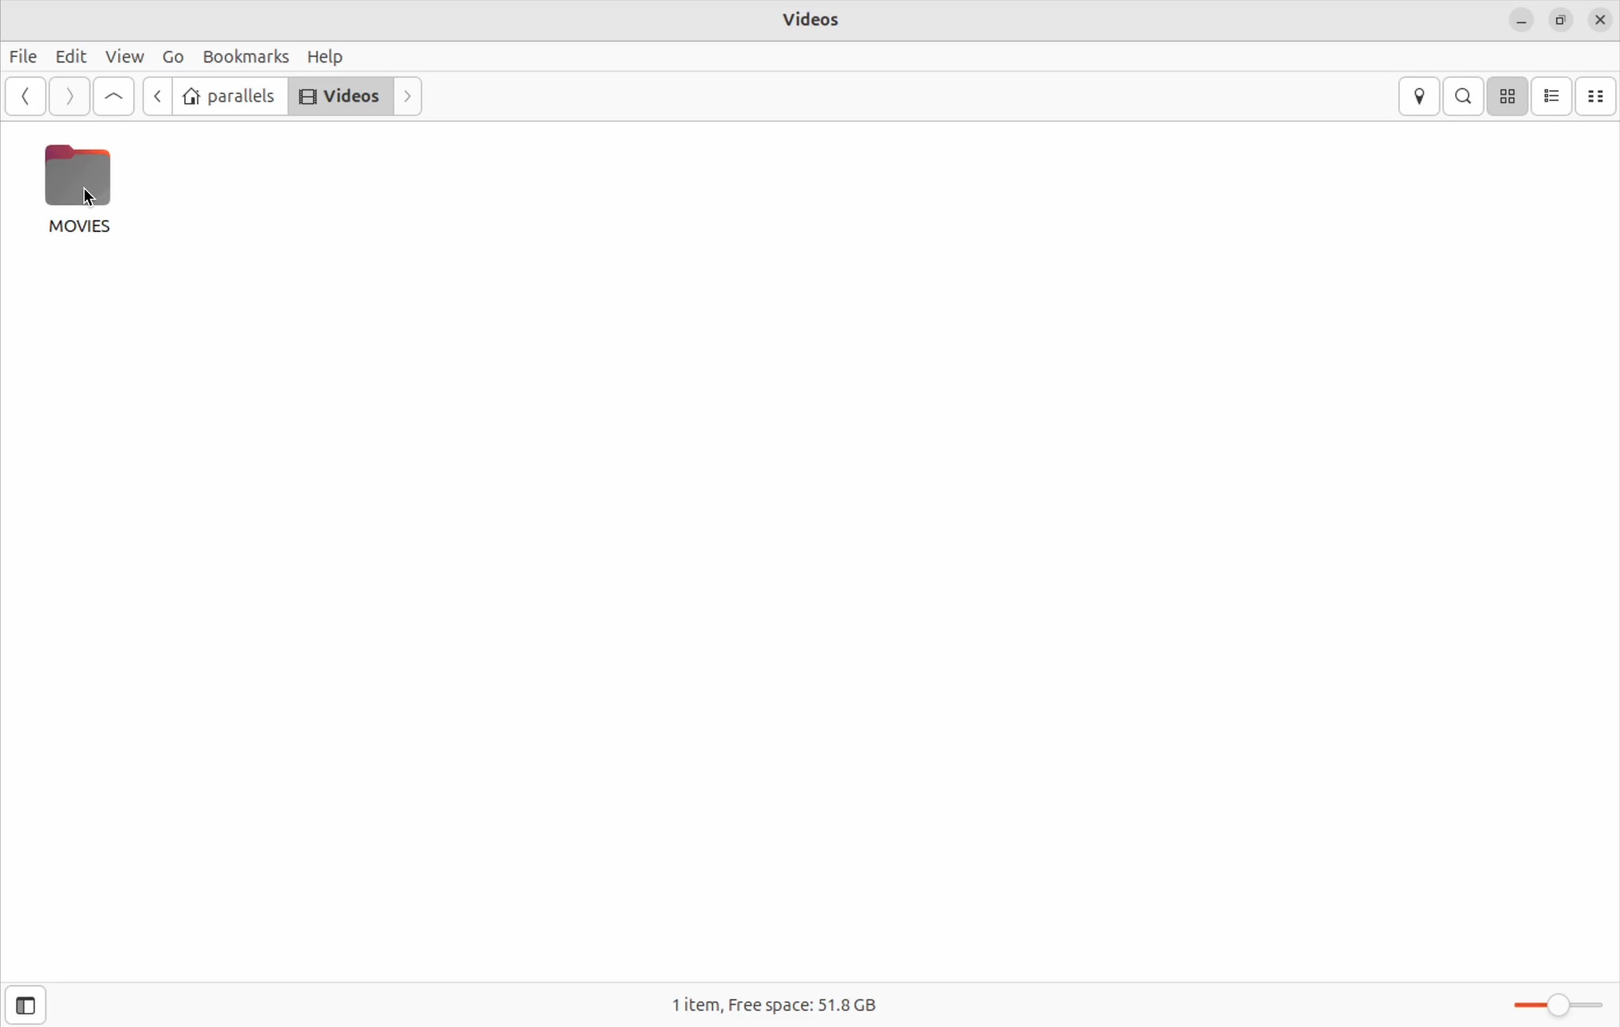  I want to click on minimize, so click(1518, 18).